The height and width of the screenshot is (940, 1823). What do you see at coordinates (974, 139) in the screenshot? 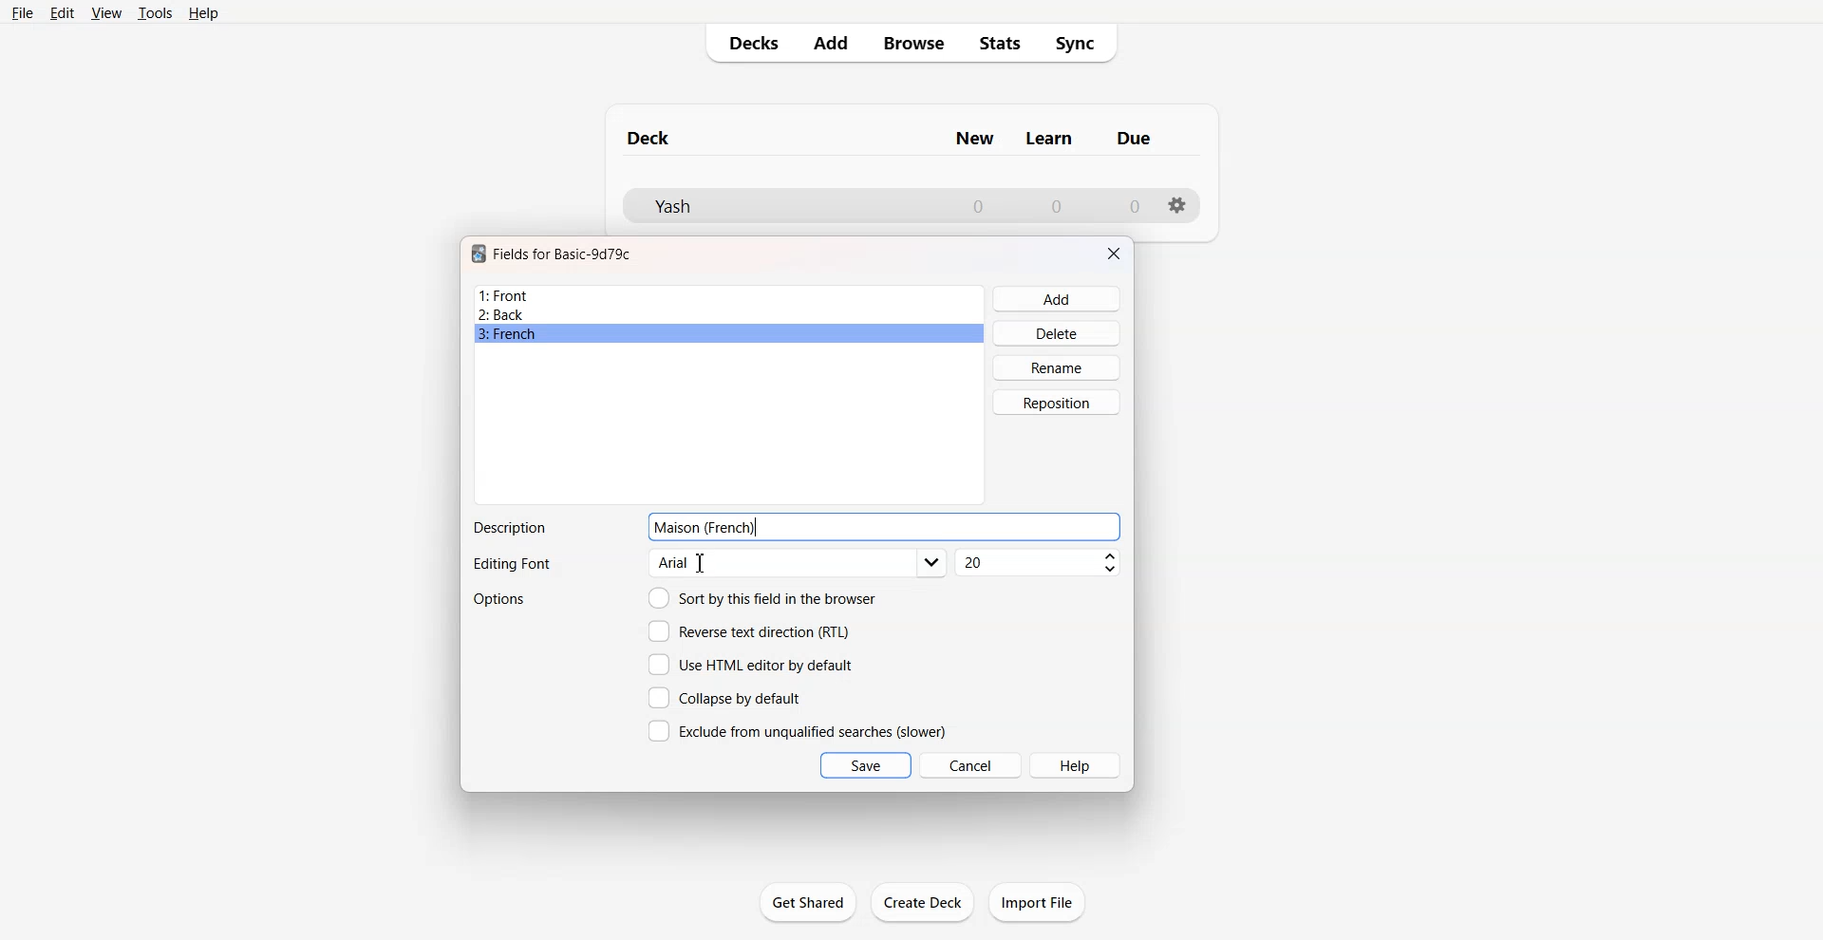
I see `Column name` at bounding box center [974, 139].